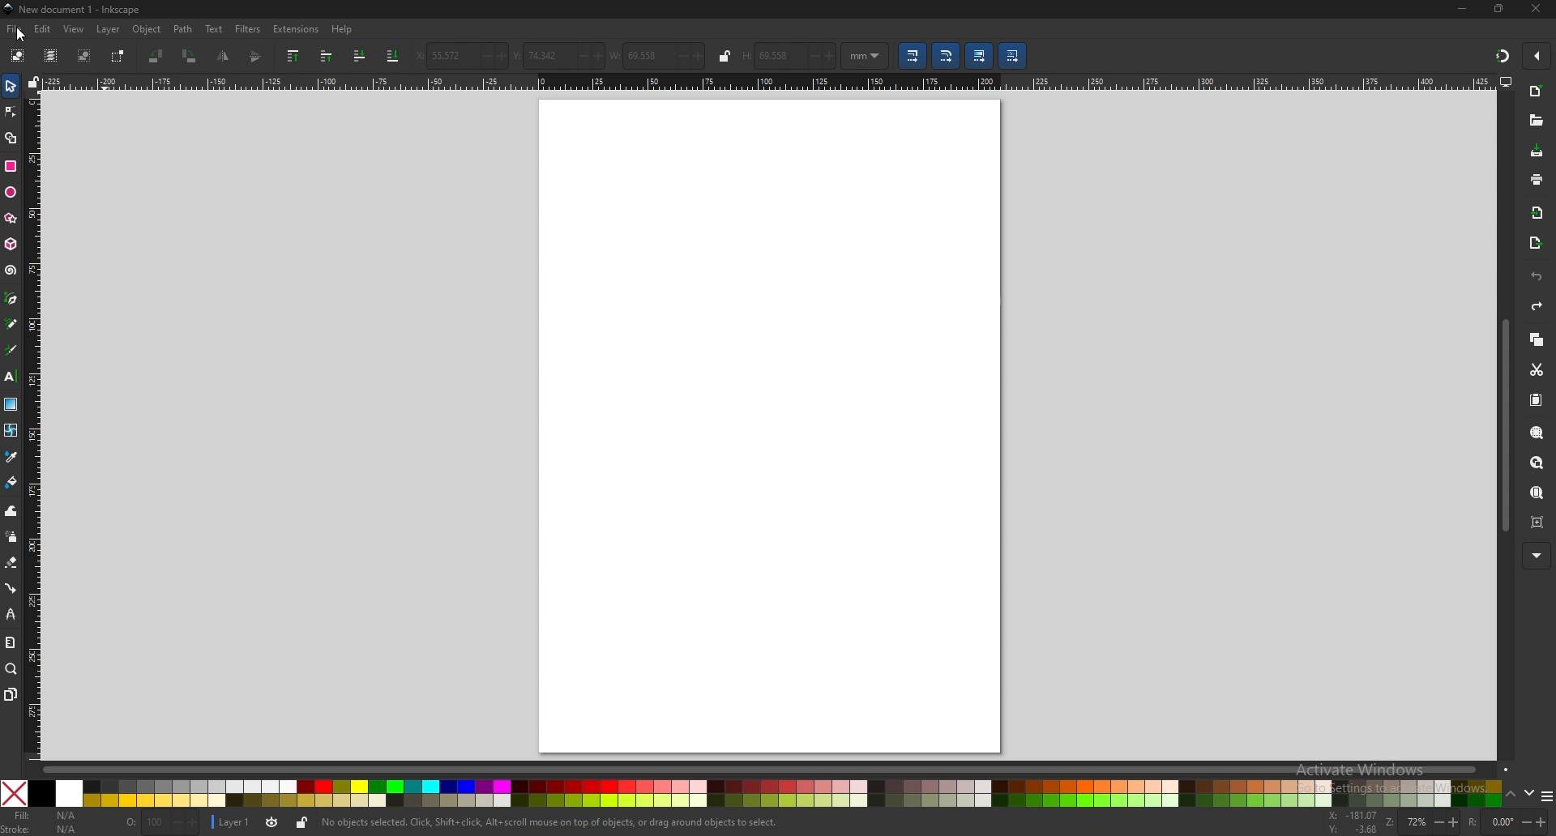  I want to click on gradient, so click(11, 403).